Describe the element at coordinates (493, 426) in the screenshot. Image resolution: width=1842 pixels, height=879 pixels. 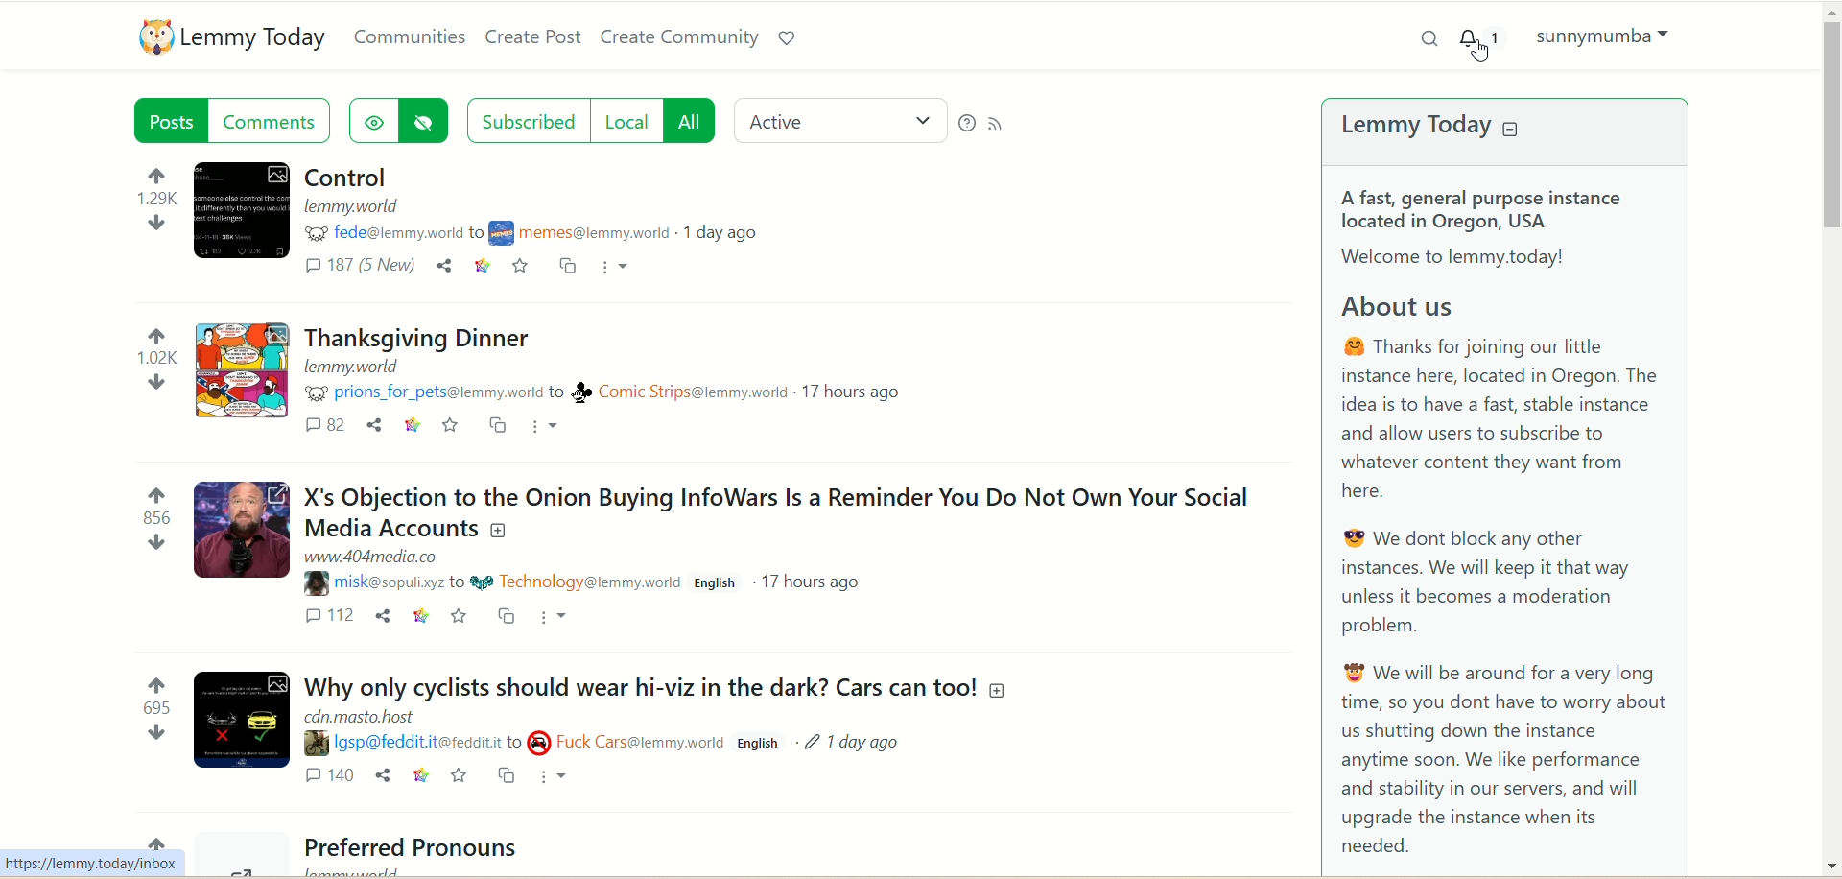
I see `cross-post` at that location.